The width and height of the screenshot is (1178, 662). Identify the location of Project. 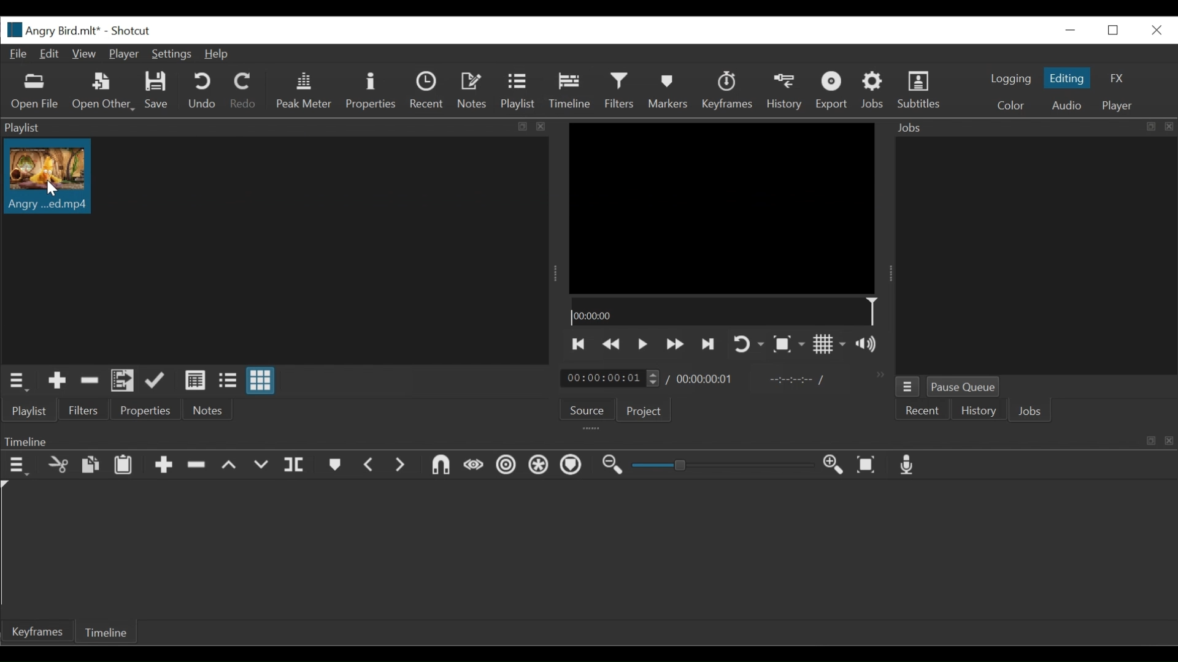
(645, 412).